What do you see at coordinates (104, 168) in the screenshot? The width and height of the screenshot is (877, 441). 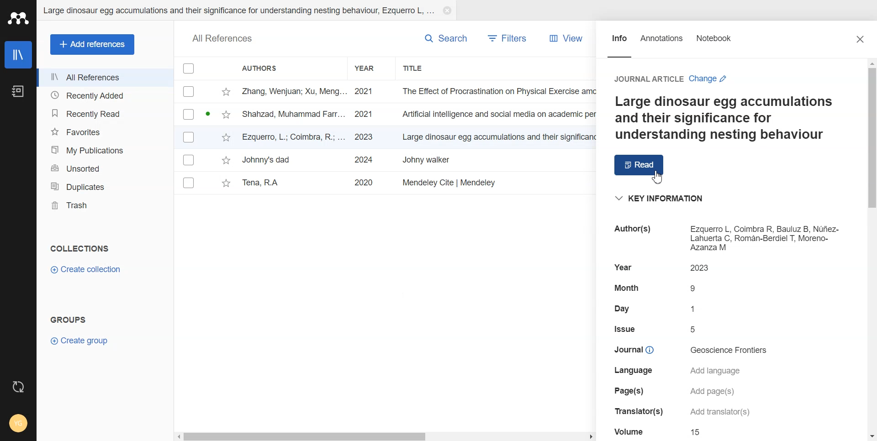 I see `Unsorted` at bounding box center [104, 168].